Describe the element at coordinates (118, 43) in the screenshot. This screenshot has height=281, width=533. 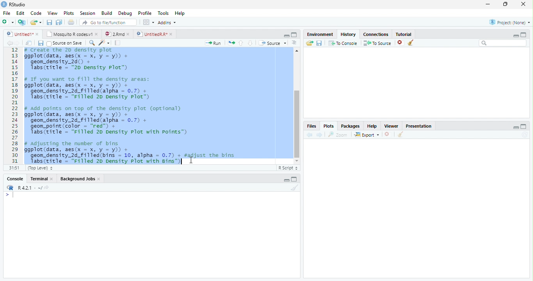
I see `compile report` at that location.